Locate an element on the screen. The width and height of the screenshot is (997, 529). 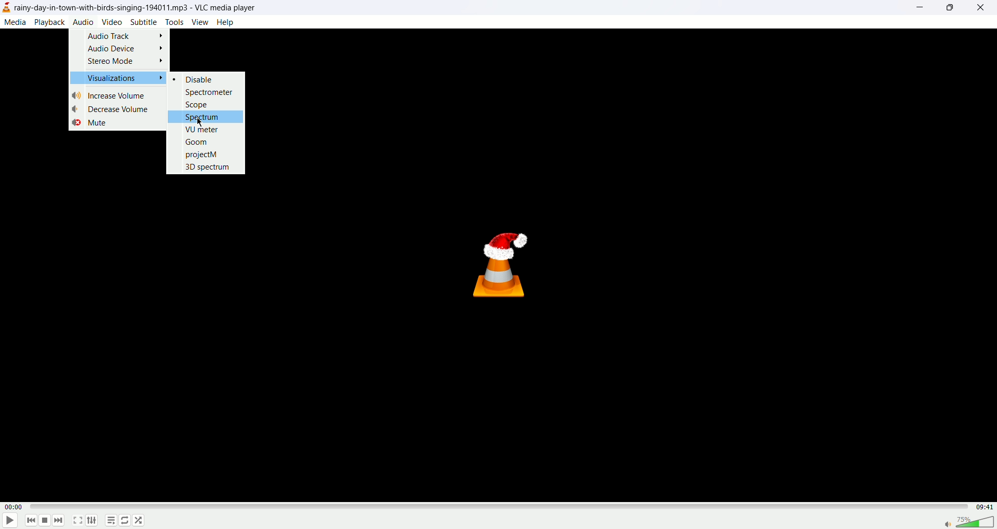
stop is located at coordinates (45, 520).